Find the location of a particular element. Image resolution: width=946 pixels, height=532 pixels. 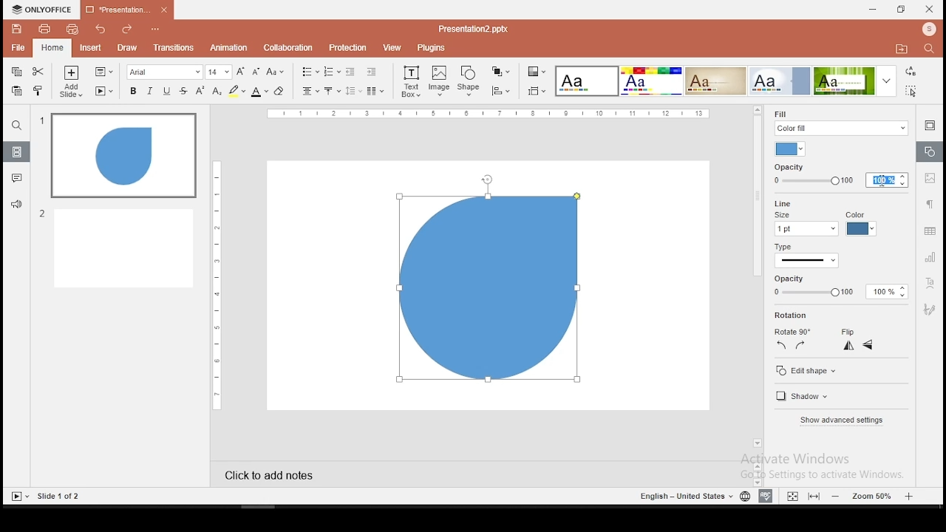

zoom level is located at coordinates (873, 496).